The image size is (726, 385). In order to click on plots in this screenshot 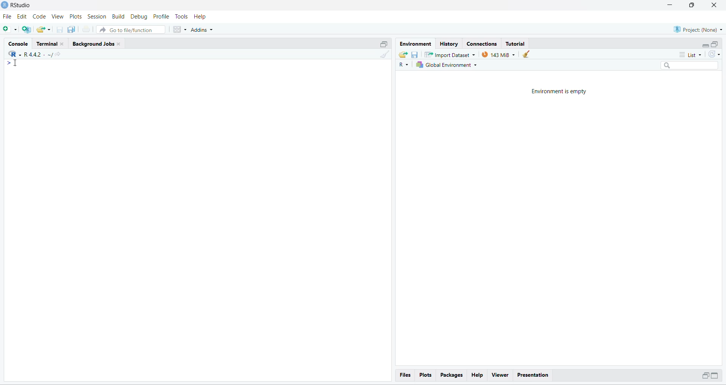, I will do `click(426, 375)`.